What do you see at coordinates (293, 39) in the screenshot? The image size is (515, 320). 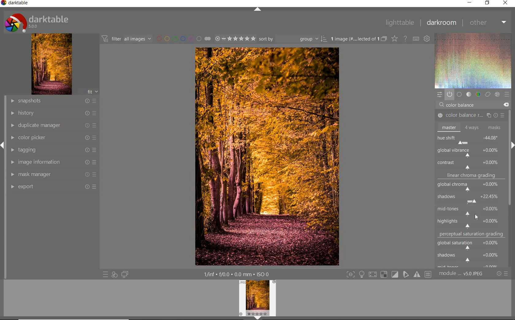 I see `sort` at bounding box center [293, 39].